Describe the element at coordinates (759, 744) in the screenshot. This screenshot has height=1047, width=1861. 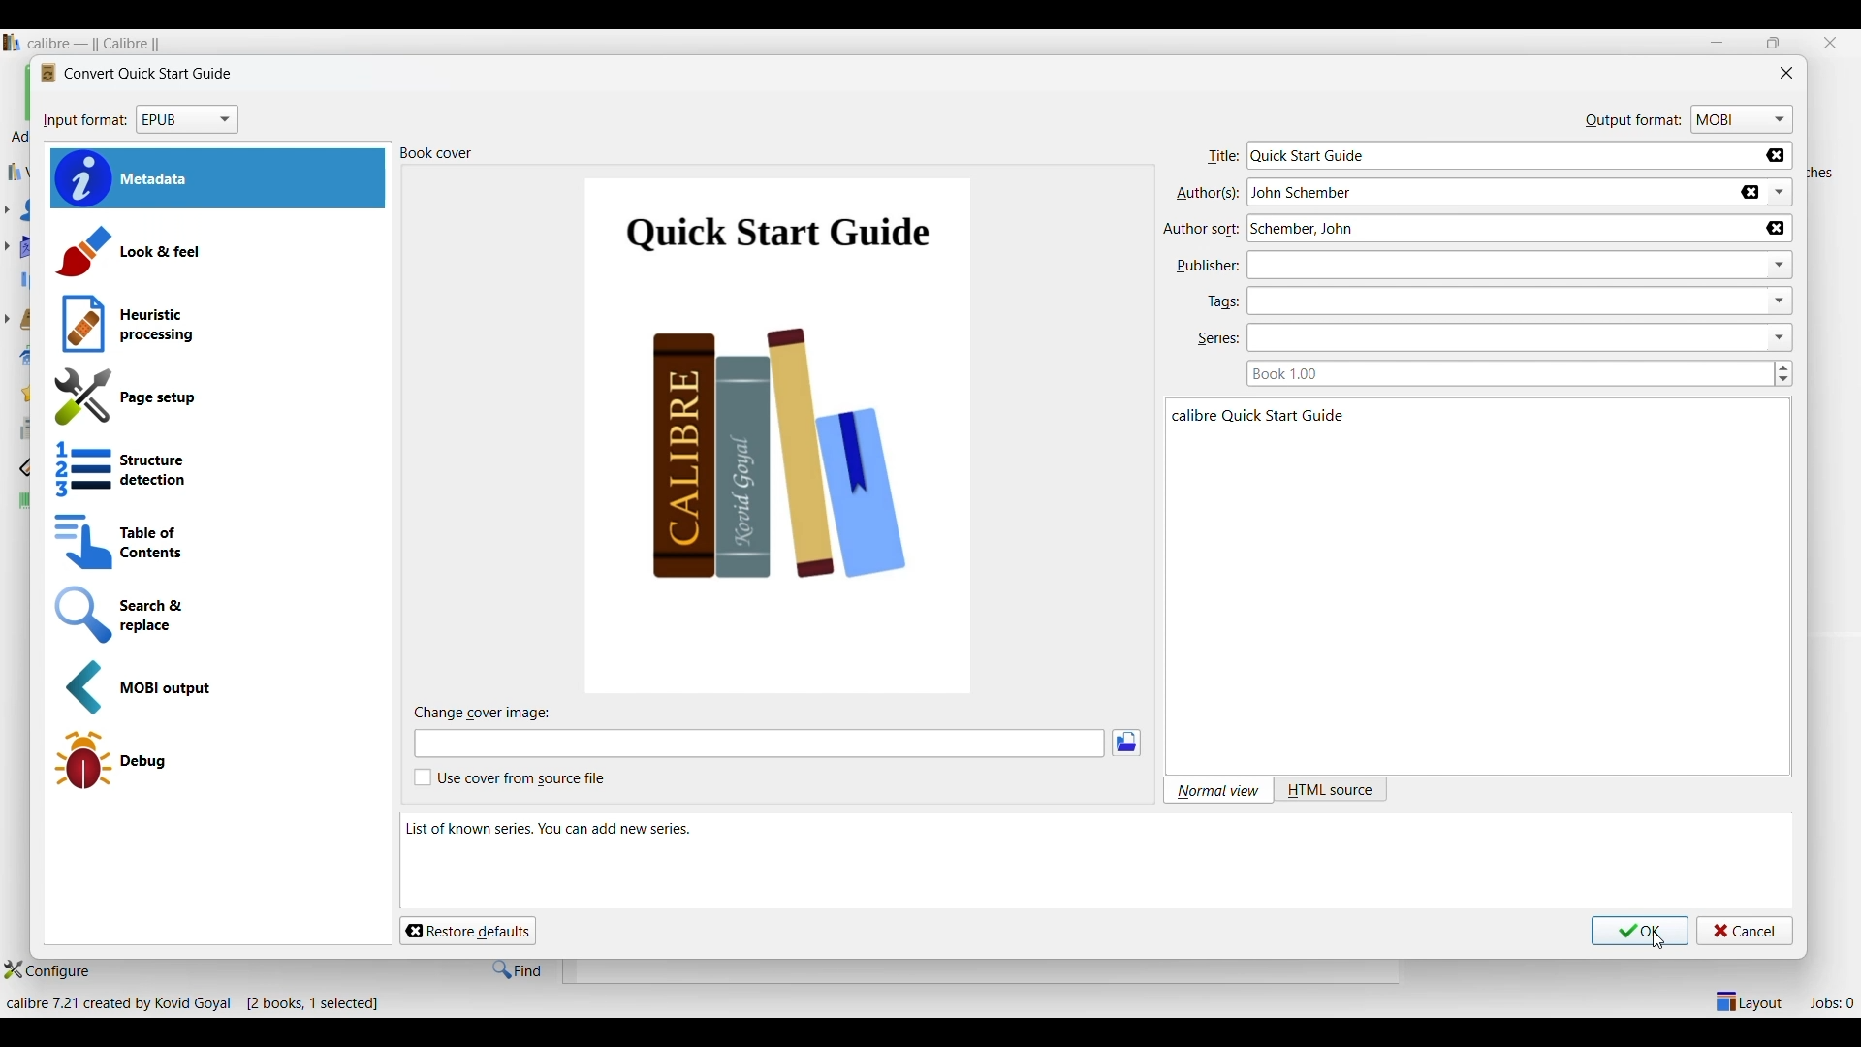
I see `Type in cover image file name` at that location.